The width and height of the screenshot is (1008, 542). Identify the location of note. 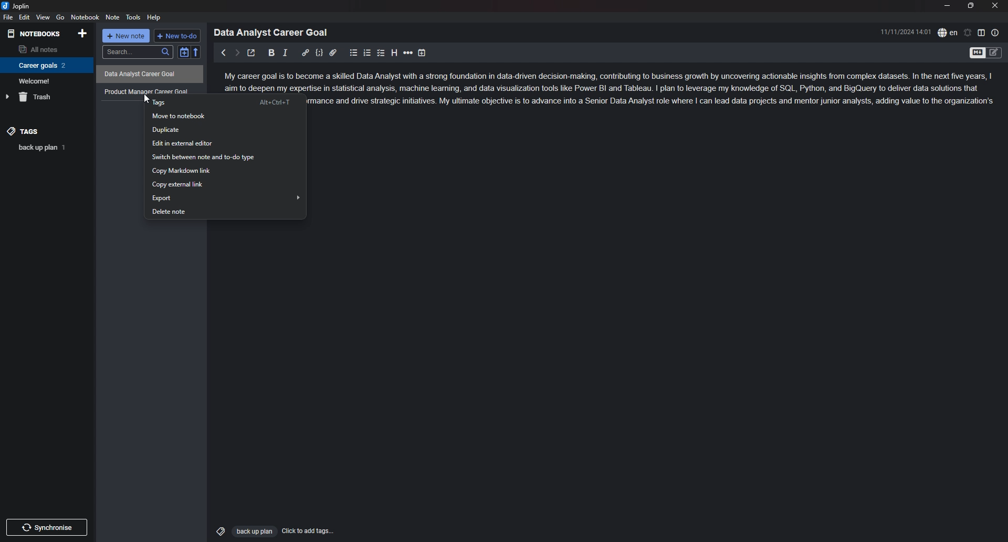
(113, 17).